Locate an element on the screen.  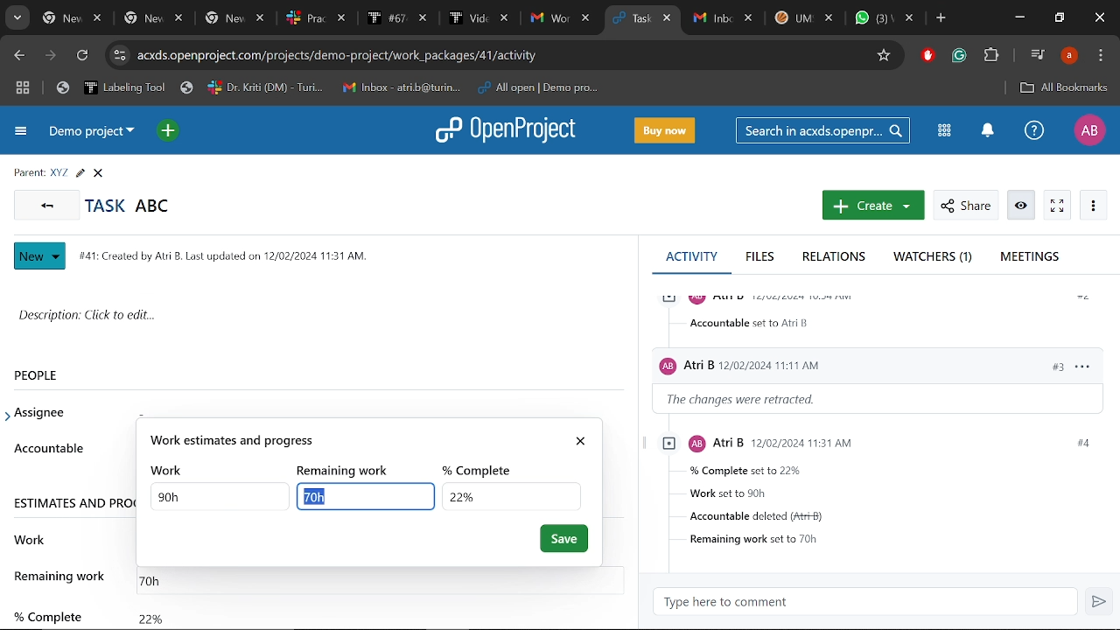
% complete is located at coordinates (46, 609).